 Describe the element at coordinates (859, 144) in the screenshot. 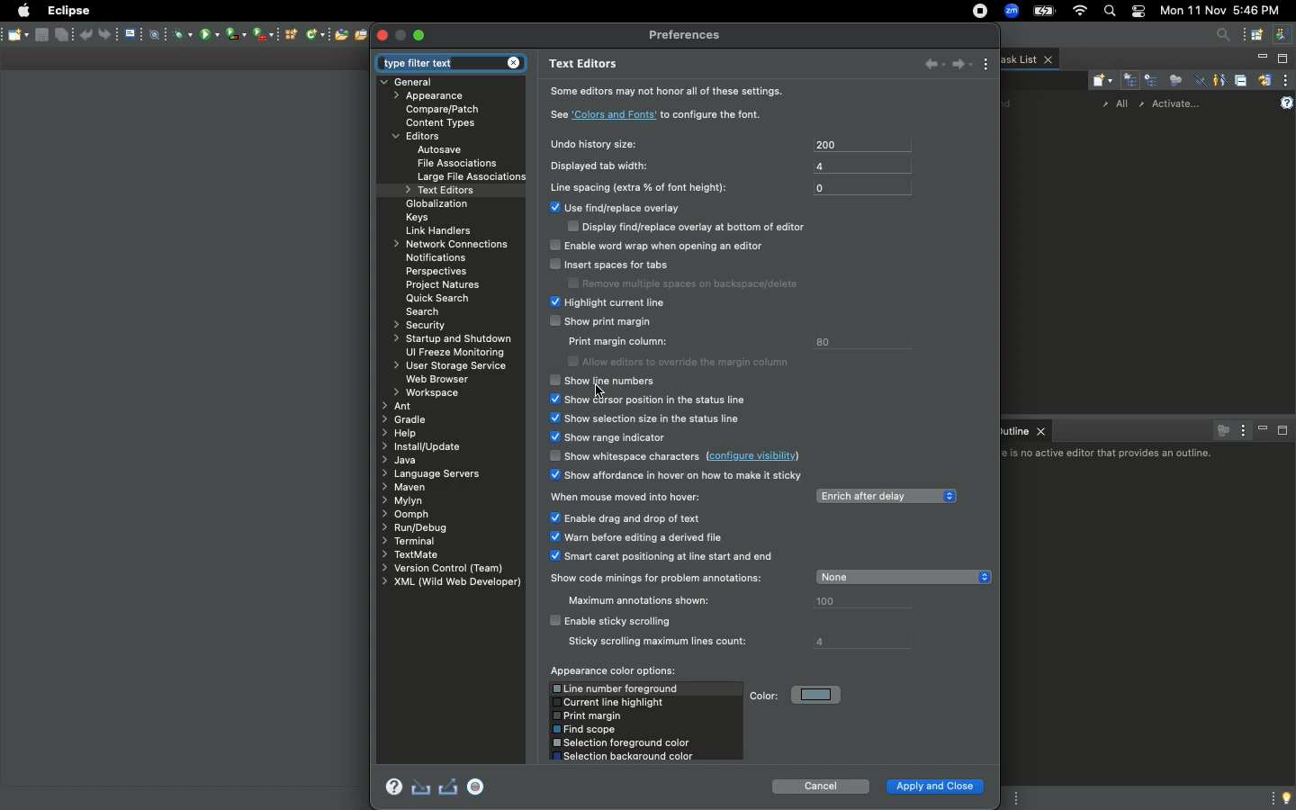

I see `200` at that location.